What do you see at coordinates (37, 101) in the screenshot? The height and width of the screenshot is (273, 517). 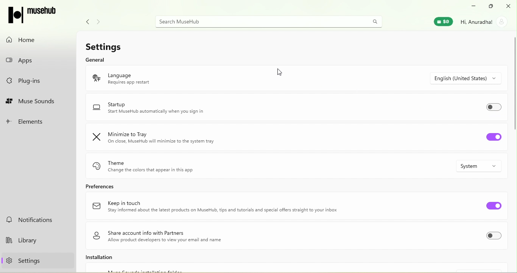 I see `muse sounds` at bounding box center [37, 101].